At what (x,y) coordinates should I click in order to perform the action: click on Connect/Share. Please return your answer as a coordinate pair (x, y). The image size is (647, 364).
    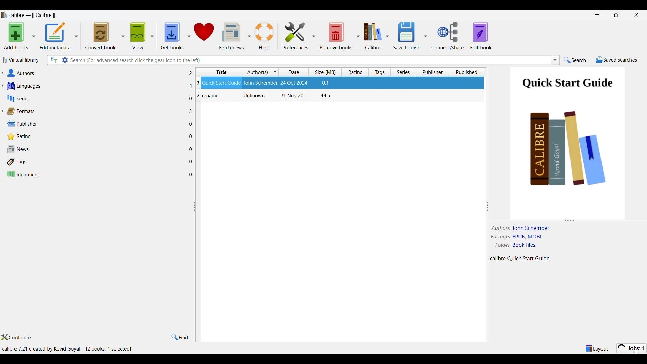
    Looking at the image, I should click on (448, 36).